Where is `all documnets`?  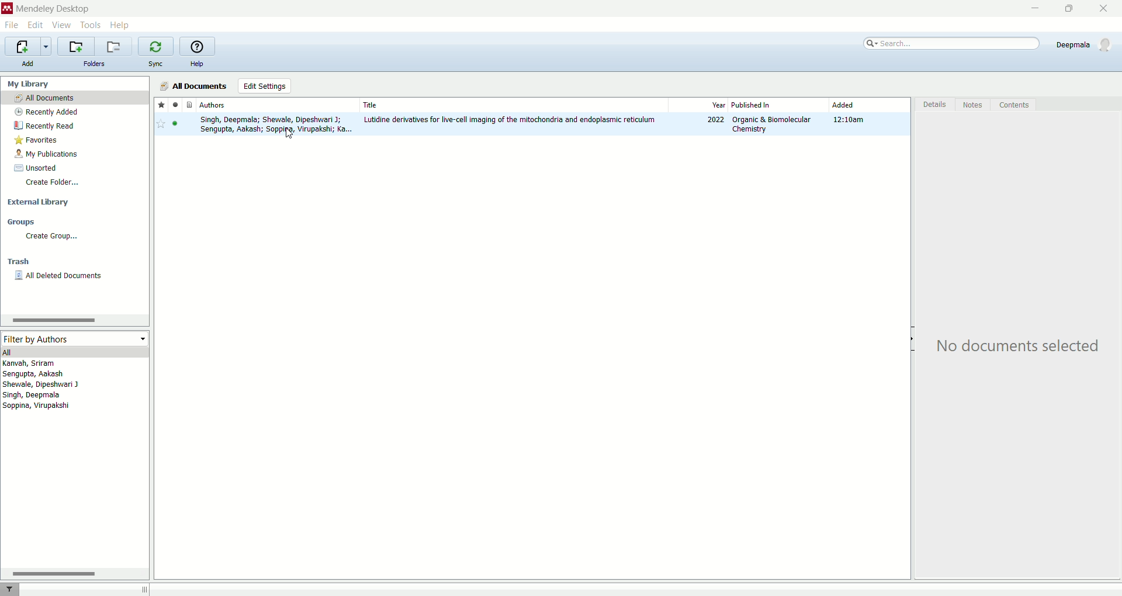 all documnets is located at coordinates (194, 85).